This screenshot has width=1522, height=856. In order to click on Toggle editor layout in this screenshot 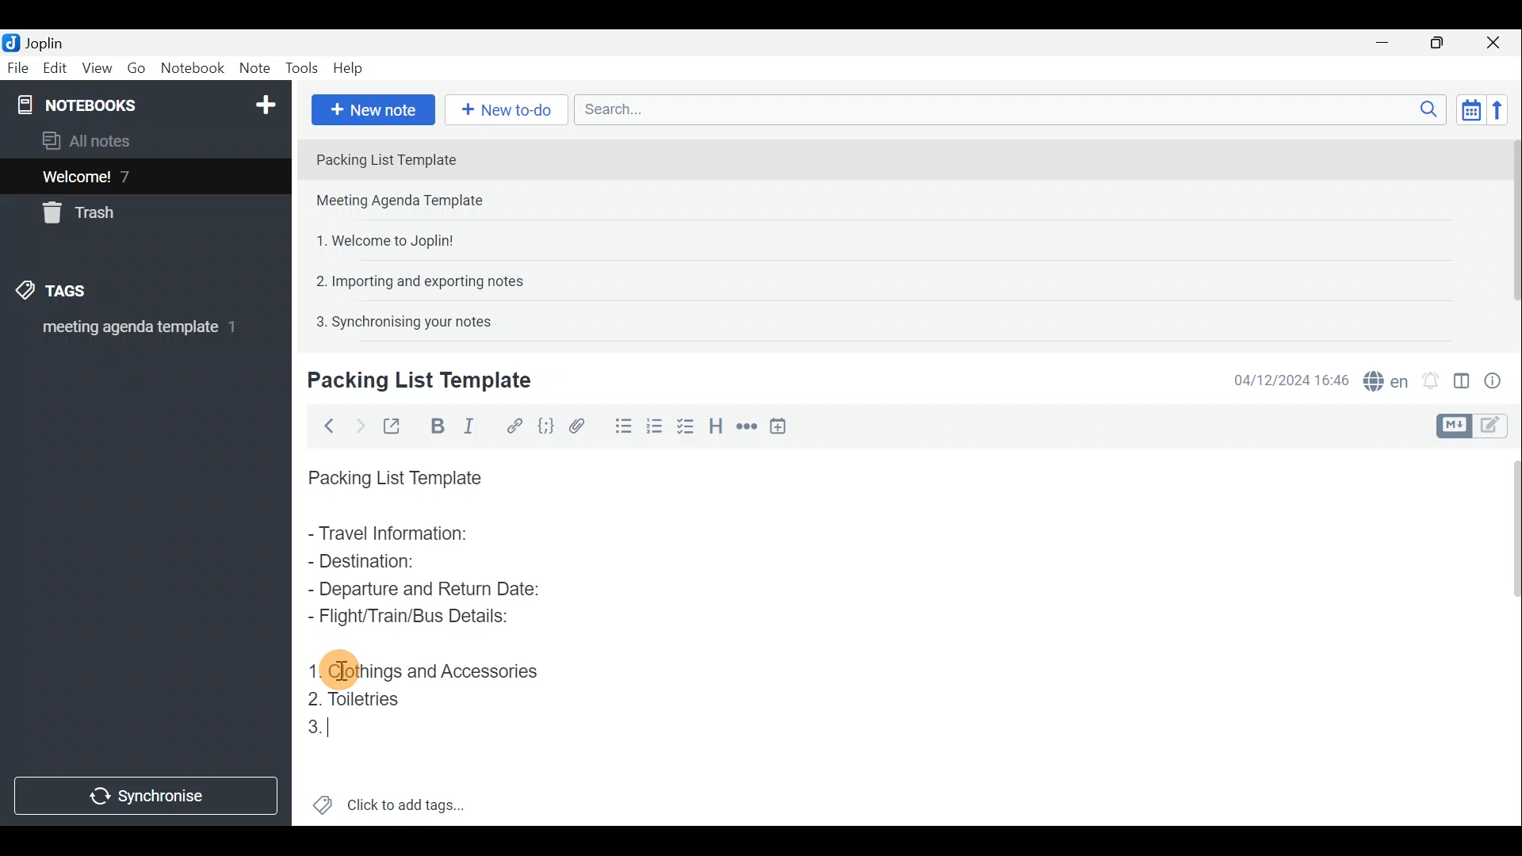, I will do `click(1461, 376)`.